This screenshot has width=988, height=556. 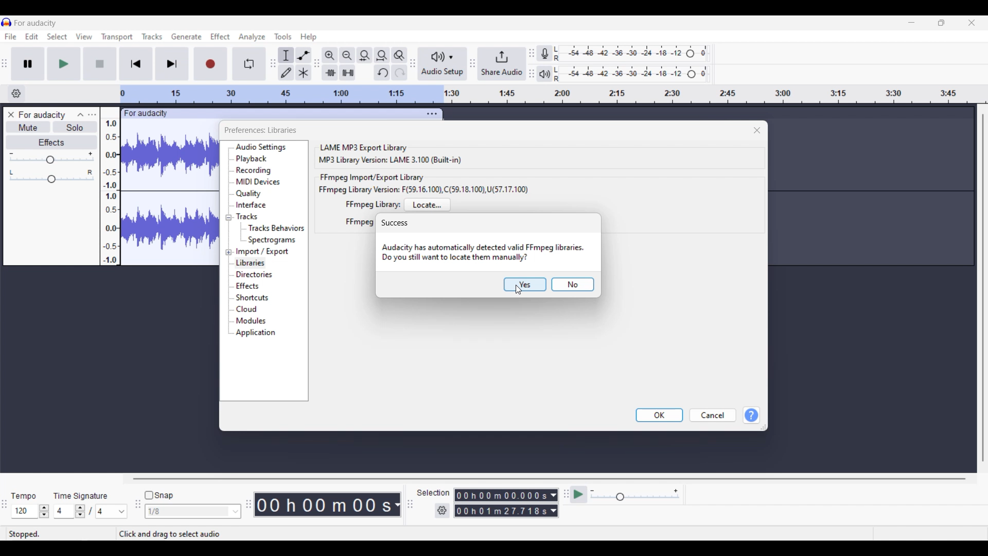 What do you see at coordinates (631, 74) in the screenshot?
I see `Playback level` at bounding box center [631, 74].